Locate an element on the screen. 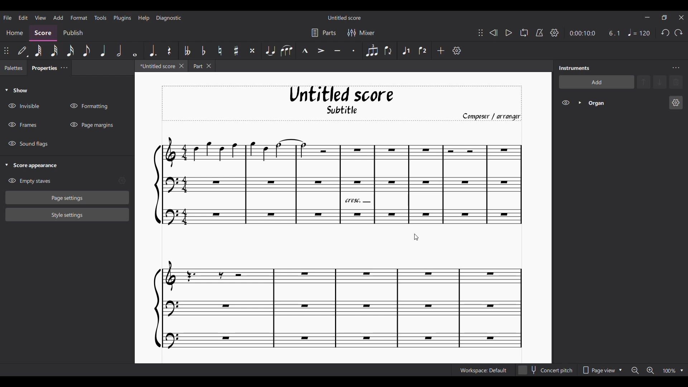 Image resolution: width=688 pixels, height=387 pixels. Hide Organs on score is located at coordinates (565, 103).